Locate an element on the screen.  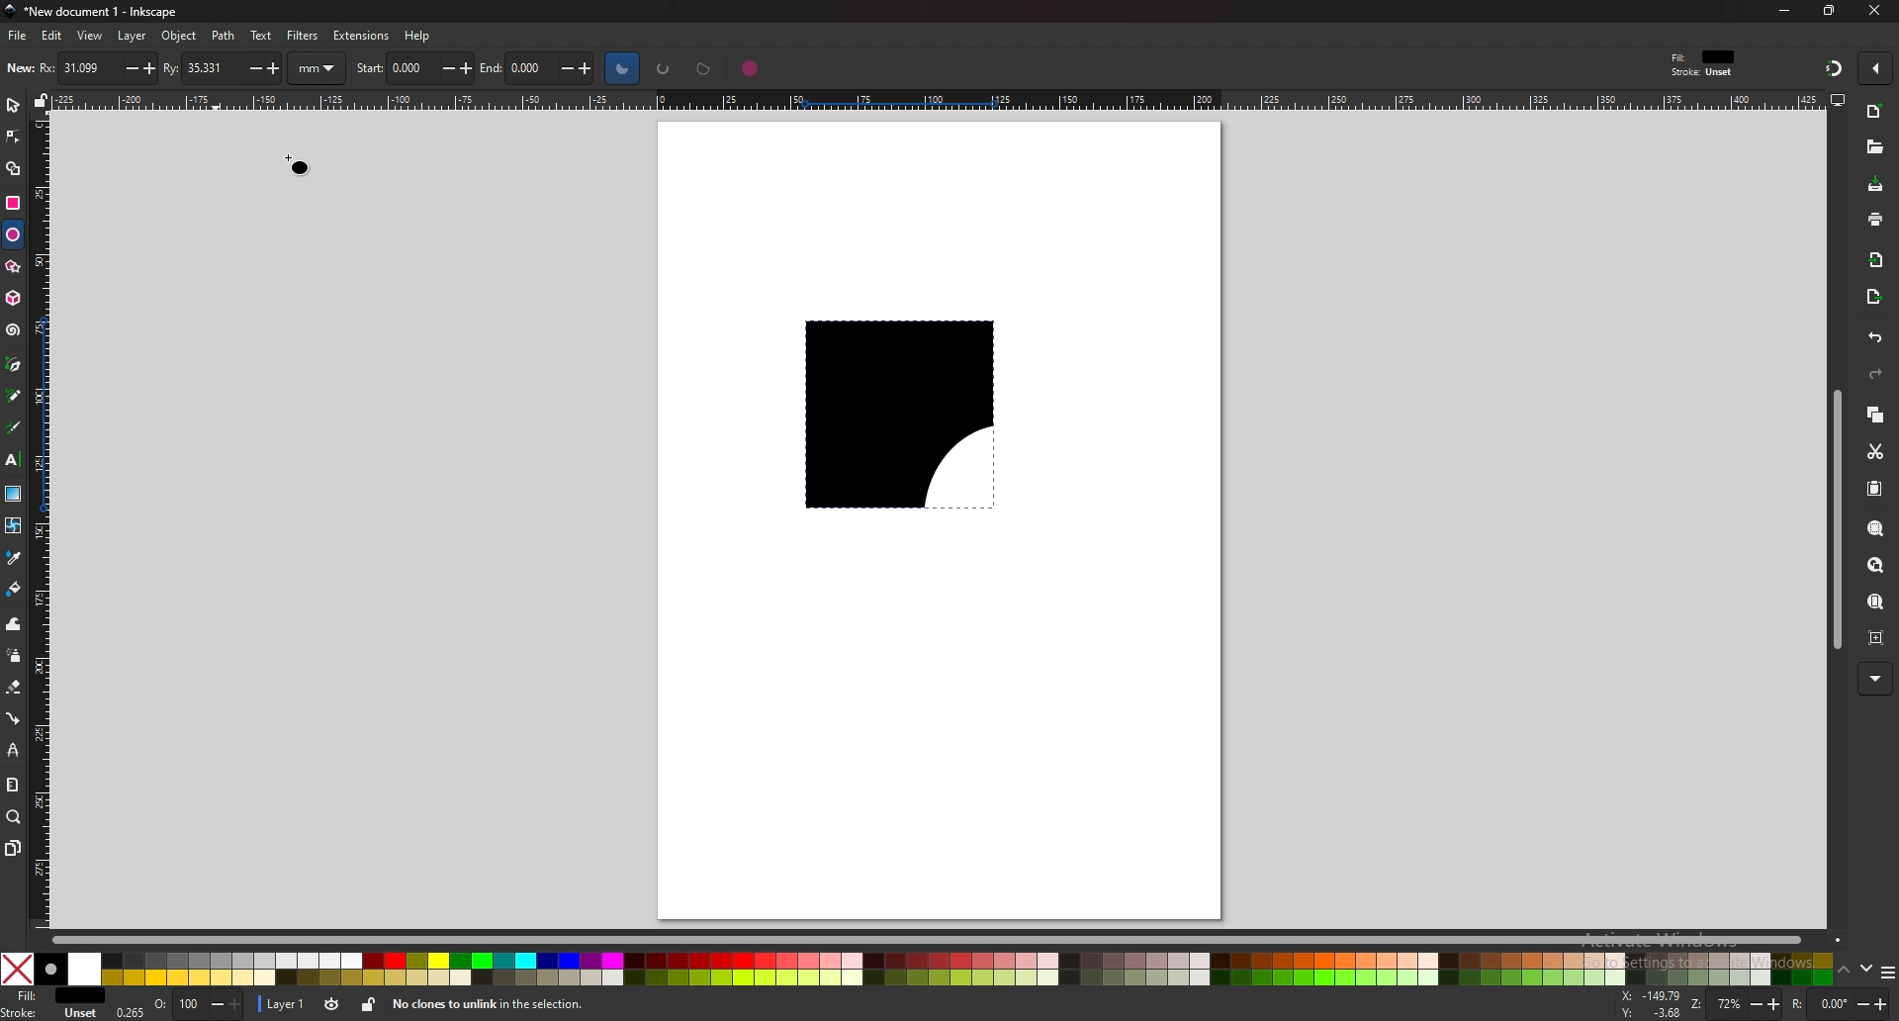
title is located at coordinates (89, 11).